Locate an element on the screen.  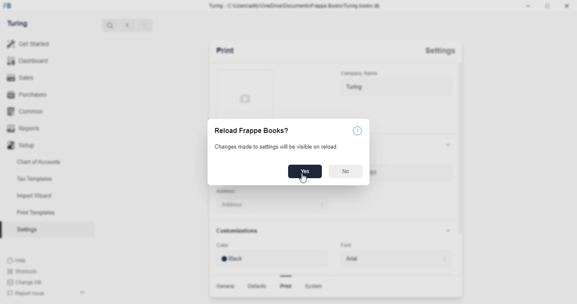
Adal is located at coordinates (397, 259).